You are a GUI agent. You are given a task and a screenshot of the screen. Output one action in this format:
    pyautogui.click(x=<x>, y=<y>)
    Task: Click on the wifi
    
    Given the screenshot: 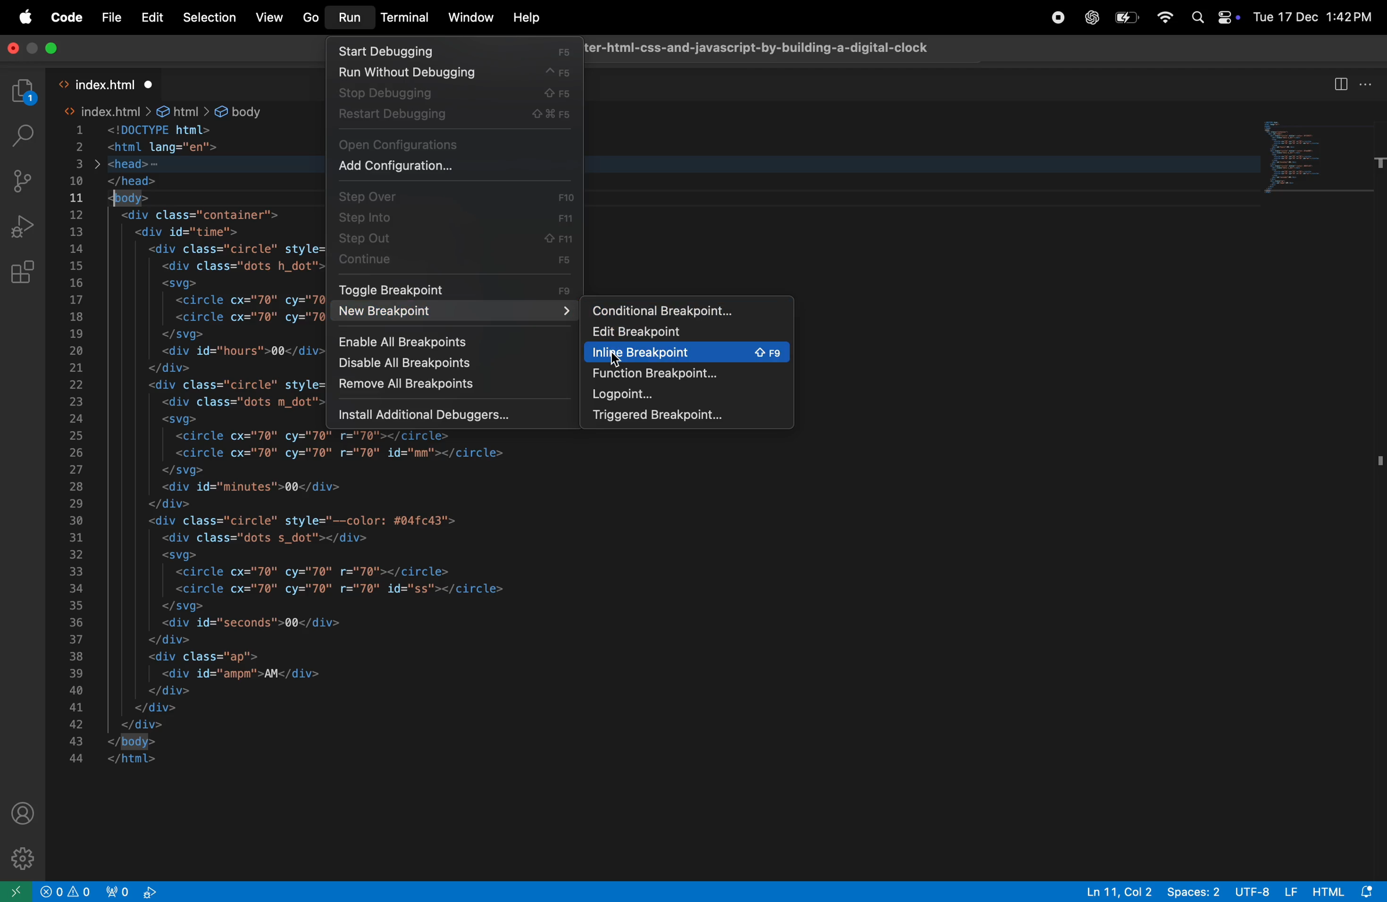 What is the action you would take?
    pyautogui.click(x=1164, y=16)
    